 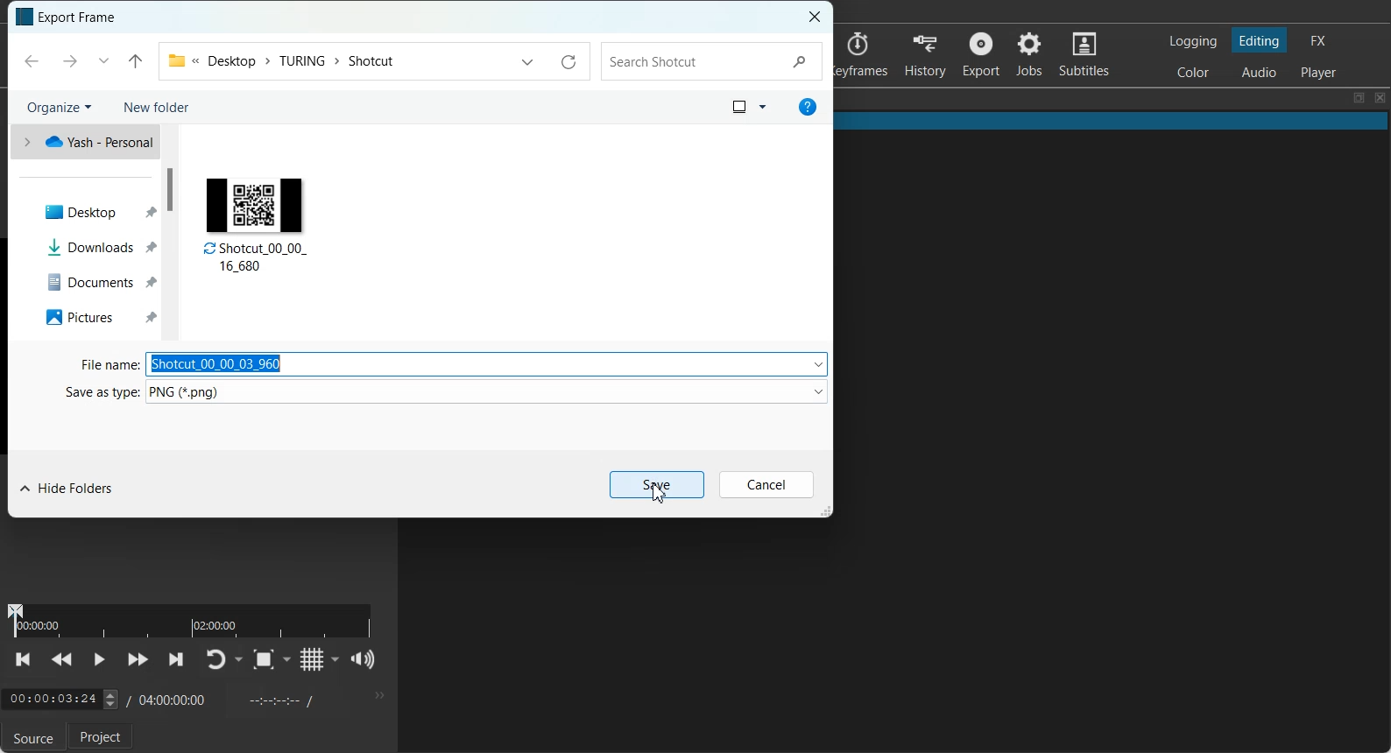 What do you see at coordinates (62, 660) in the screenshot?
I see `Play Quickly Backward` at bounding box center [62, 660].